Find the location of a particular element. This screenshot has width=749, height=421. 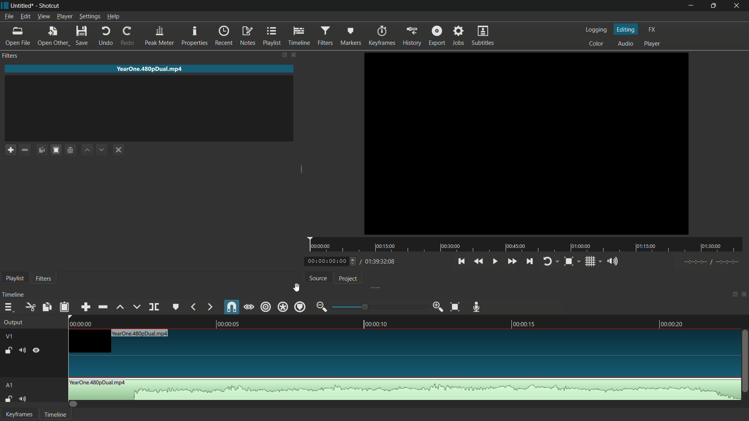

ripple delete is located at coordinates (103, 307).